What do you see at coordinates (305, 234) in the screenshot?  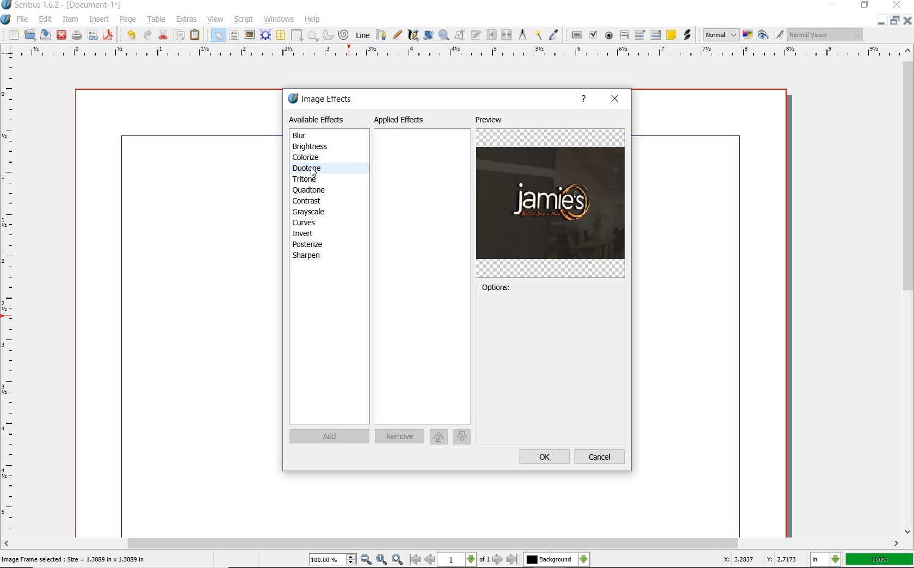 I see `invert` at bounding box center [305, 234].